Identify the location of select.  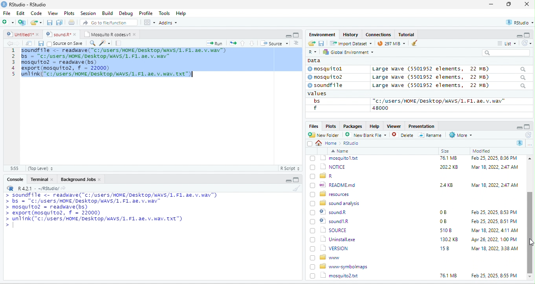
(311, 145).